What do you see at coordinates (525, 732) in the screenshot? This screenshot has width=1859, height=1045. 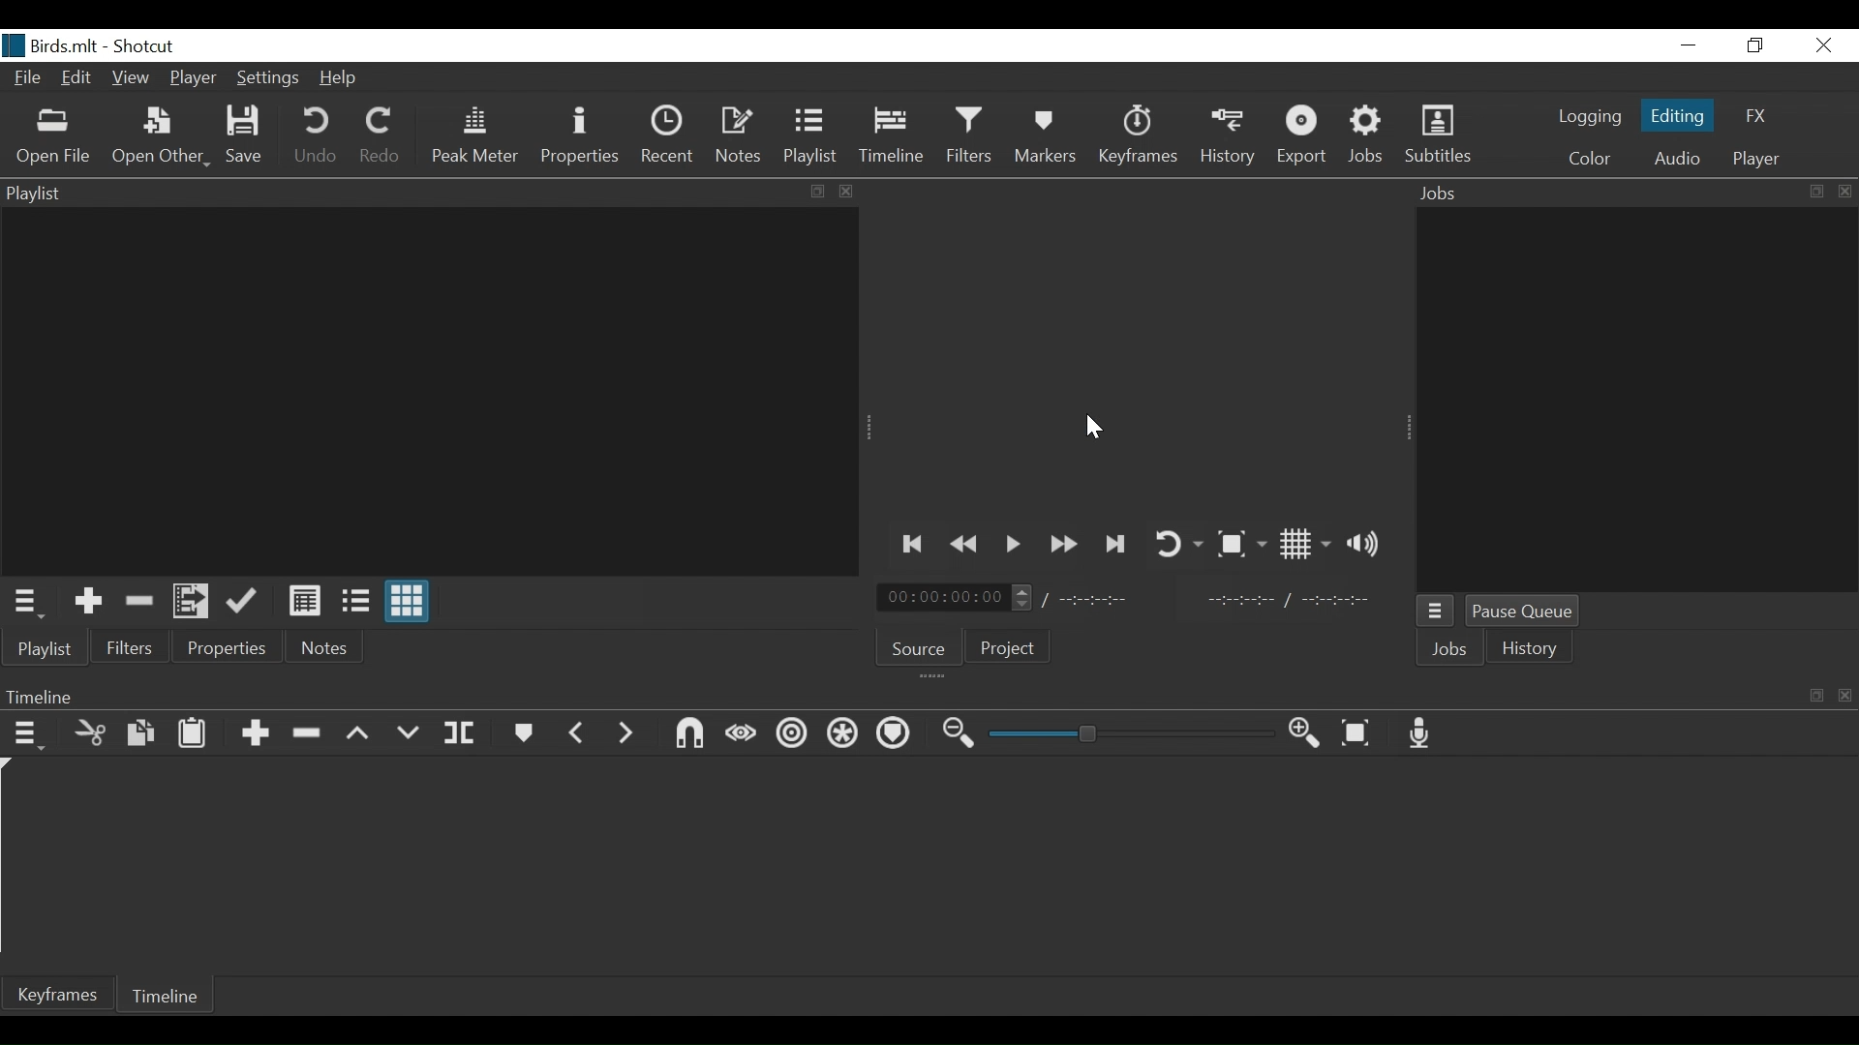 I see `Markers` at bounding box center [525, 732].